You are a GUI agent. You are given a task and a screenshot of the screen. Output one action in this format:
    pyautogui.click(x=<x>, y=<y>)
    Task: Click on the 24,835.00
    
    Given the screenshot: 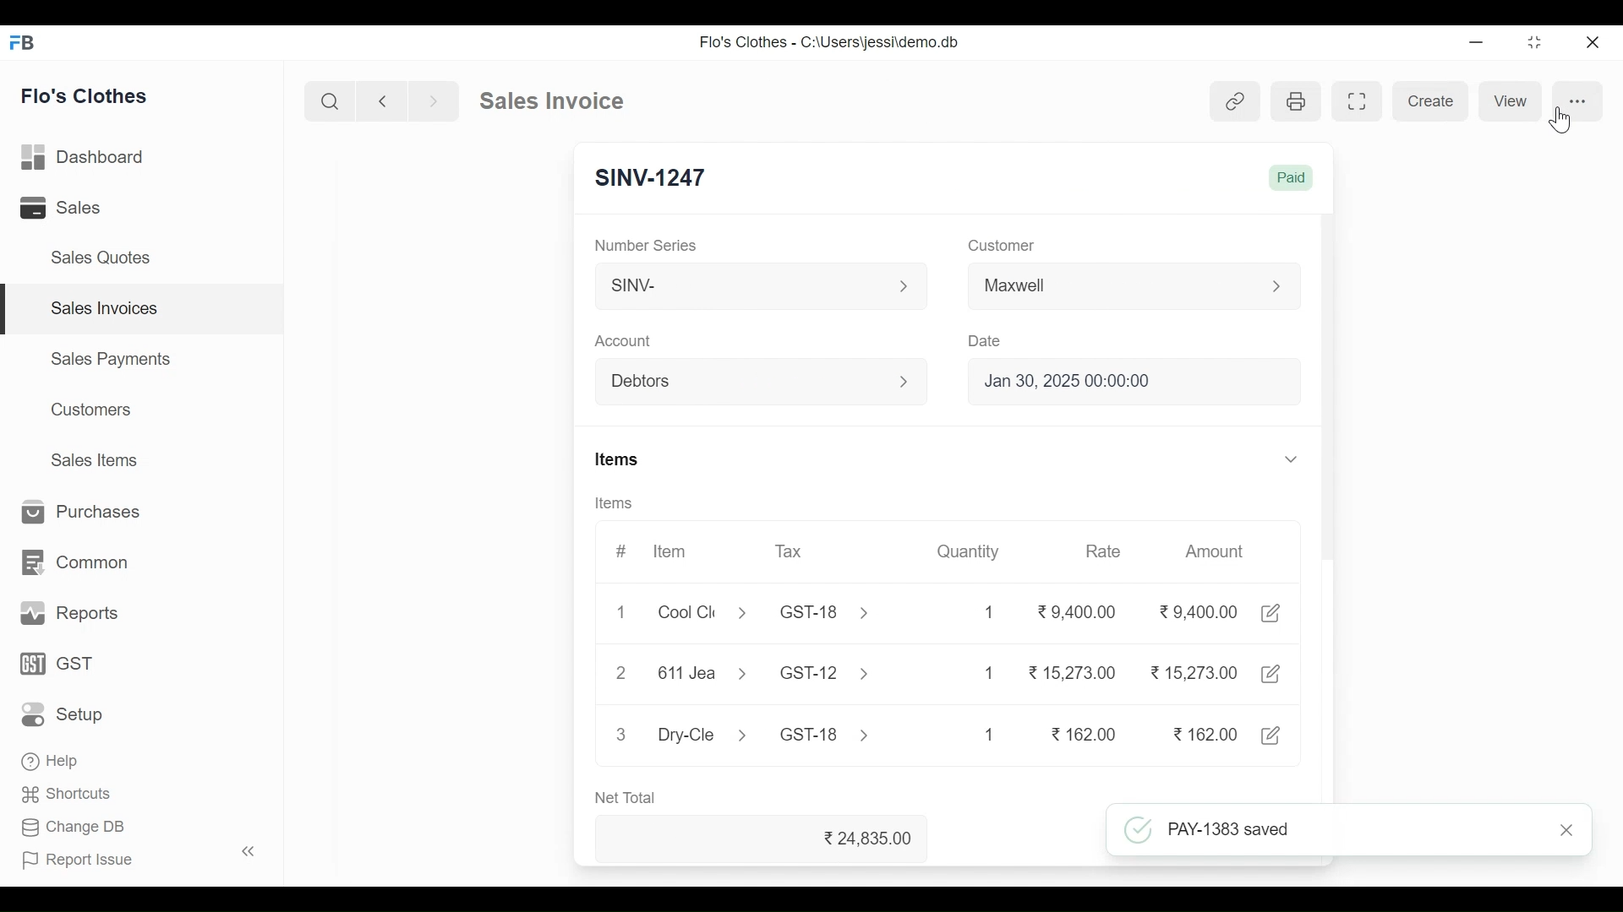 What is the action you would take?
    pyautogui.click(x=872, y=839)
    